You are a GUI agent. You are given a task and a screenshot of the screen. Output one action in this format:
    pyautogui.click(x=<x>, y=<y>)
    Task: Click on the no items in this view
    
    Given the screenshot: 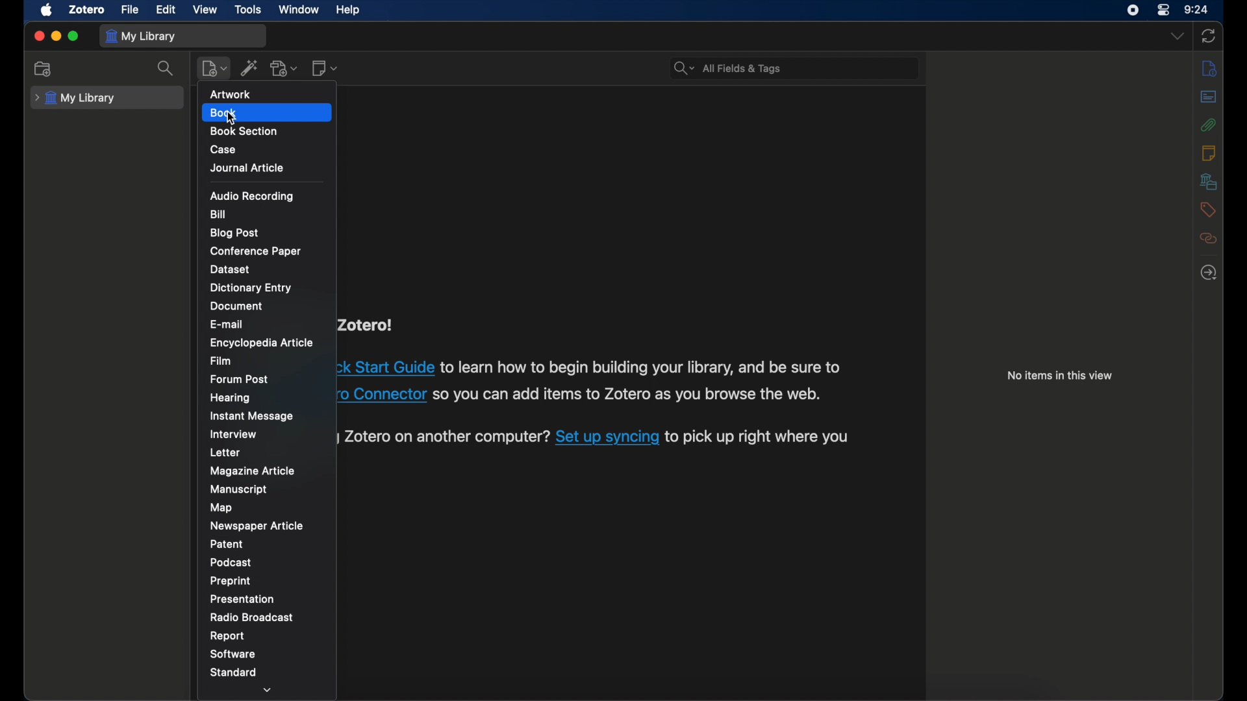 What is the action you would take?
    pyautogui.click(x=1059, y=376)
    